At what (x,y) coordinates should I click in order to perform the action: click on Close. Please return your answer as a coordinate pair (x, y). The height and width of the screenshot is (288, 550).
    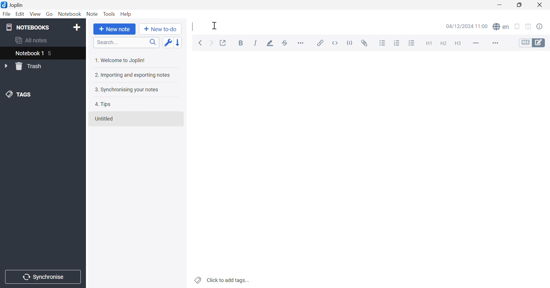
    Looking at the image, I should click on (541, 5).